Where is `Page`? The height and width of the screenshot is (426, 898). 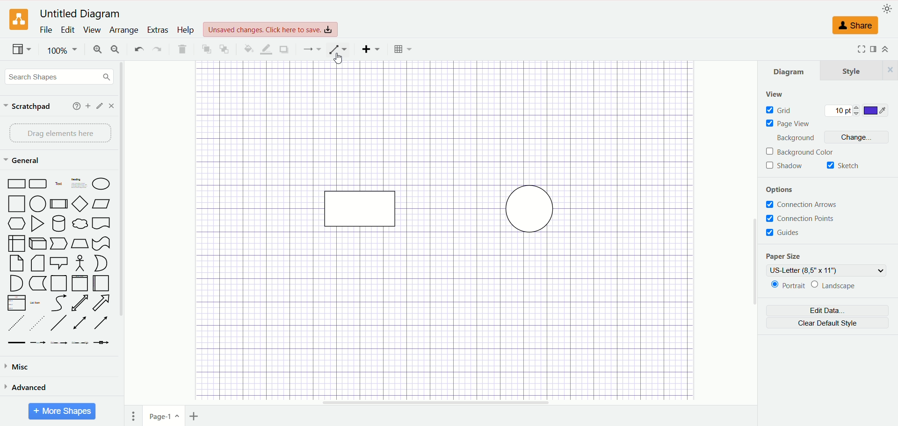
Page is located at coordinates (58, 283).